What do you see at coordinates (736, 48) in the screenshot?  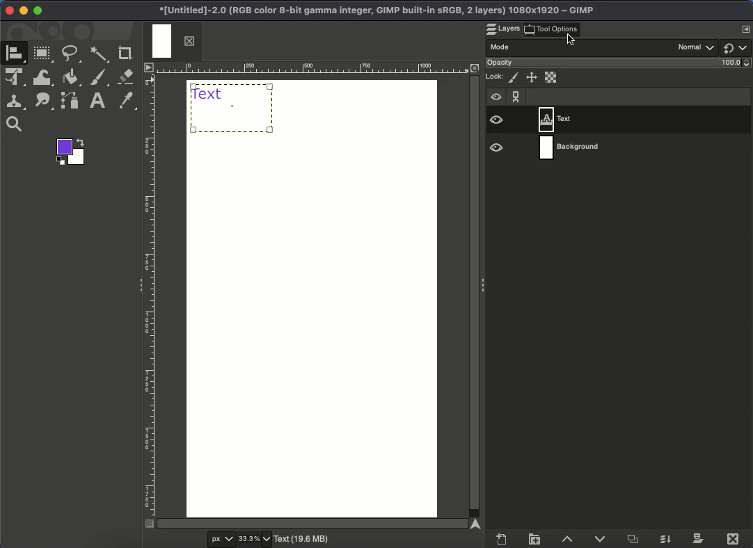 I see `Switch` at bounding box center [736, 48].